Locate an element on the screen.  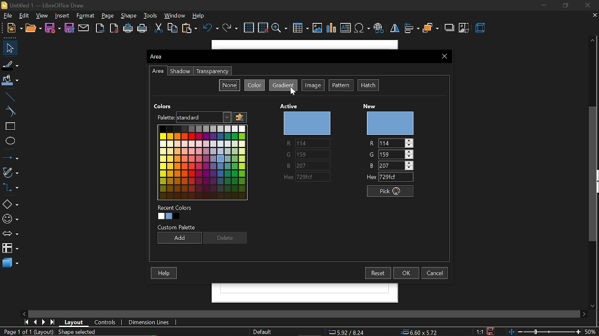
3d effect is located at coordinates (481, 29).